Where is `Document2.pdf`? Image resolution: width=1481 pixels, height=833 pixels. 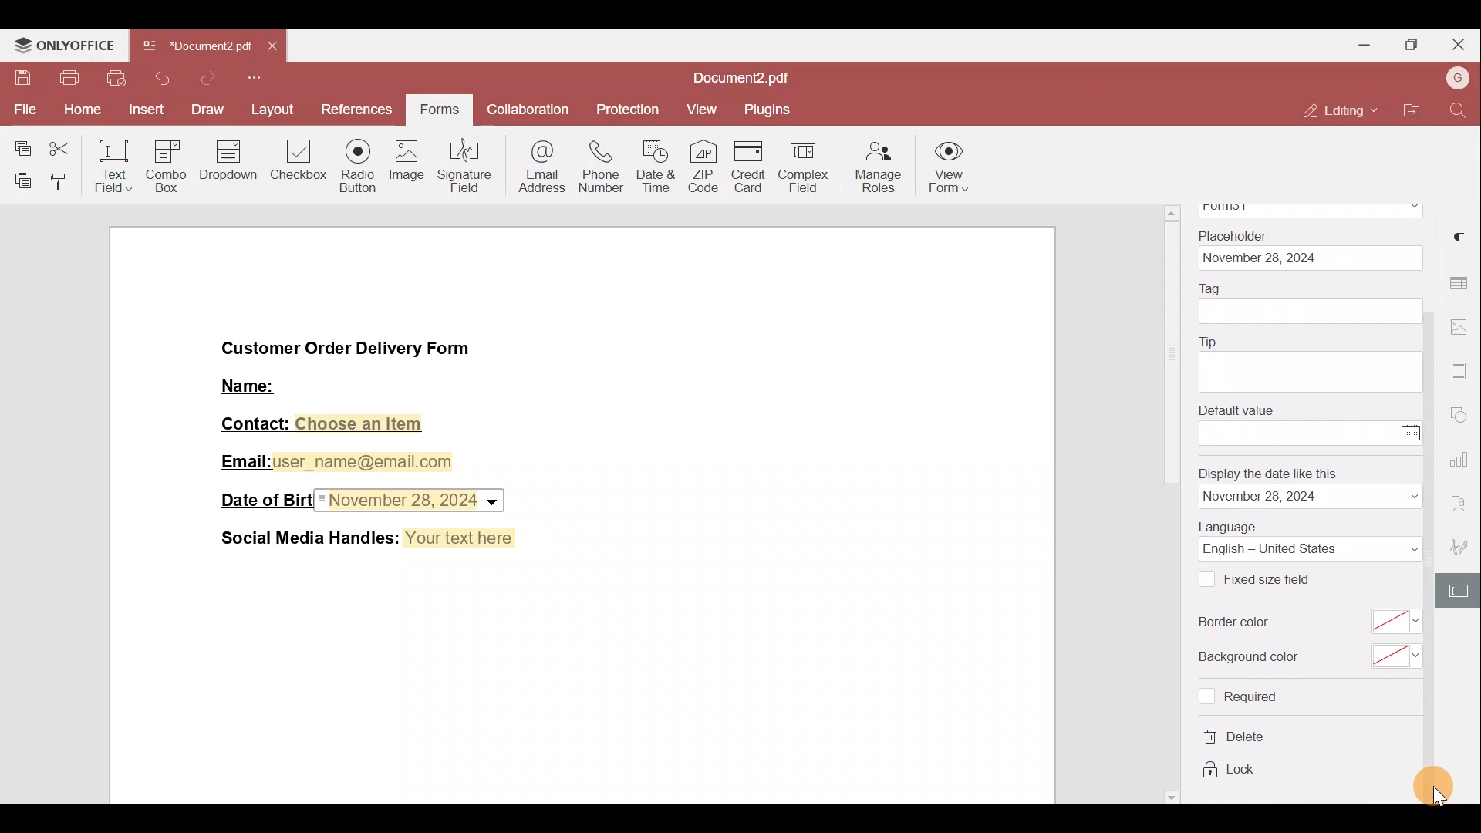 Document2.pdf is located at coordinates (196, 46).